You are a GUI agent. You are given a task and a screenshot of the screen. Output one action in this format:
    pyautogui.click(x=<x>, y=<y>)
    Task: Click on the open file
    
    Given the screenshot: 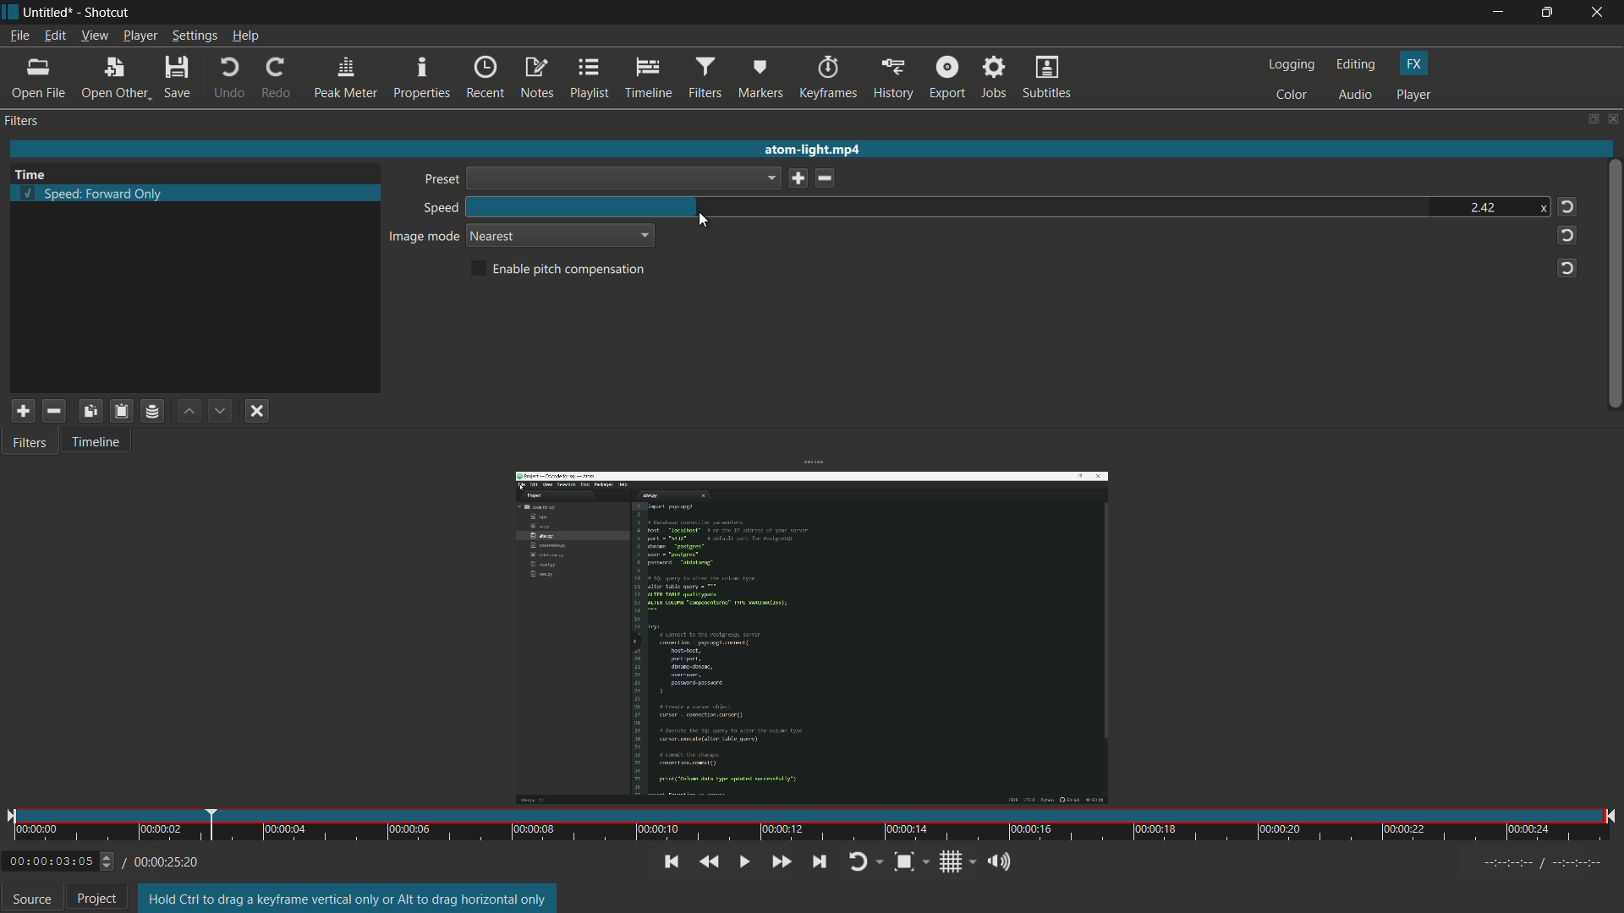 What is the action you would take?
    pyautogui.click(x=38, y=79)
    